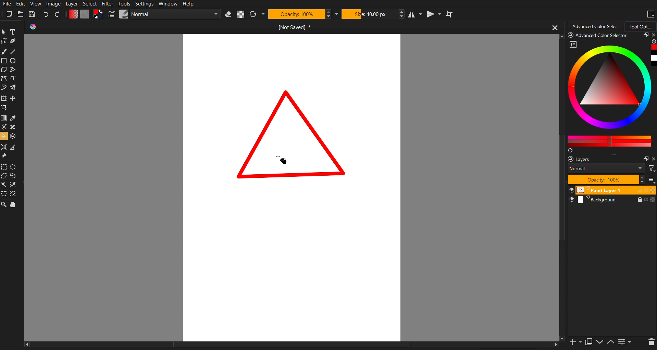 The image size is (657, 350). Describe the element at coordinates (7, 4) in the screenshot. I see `File` at that location.